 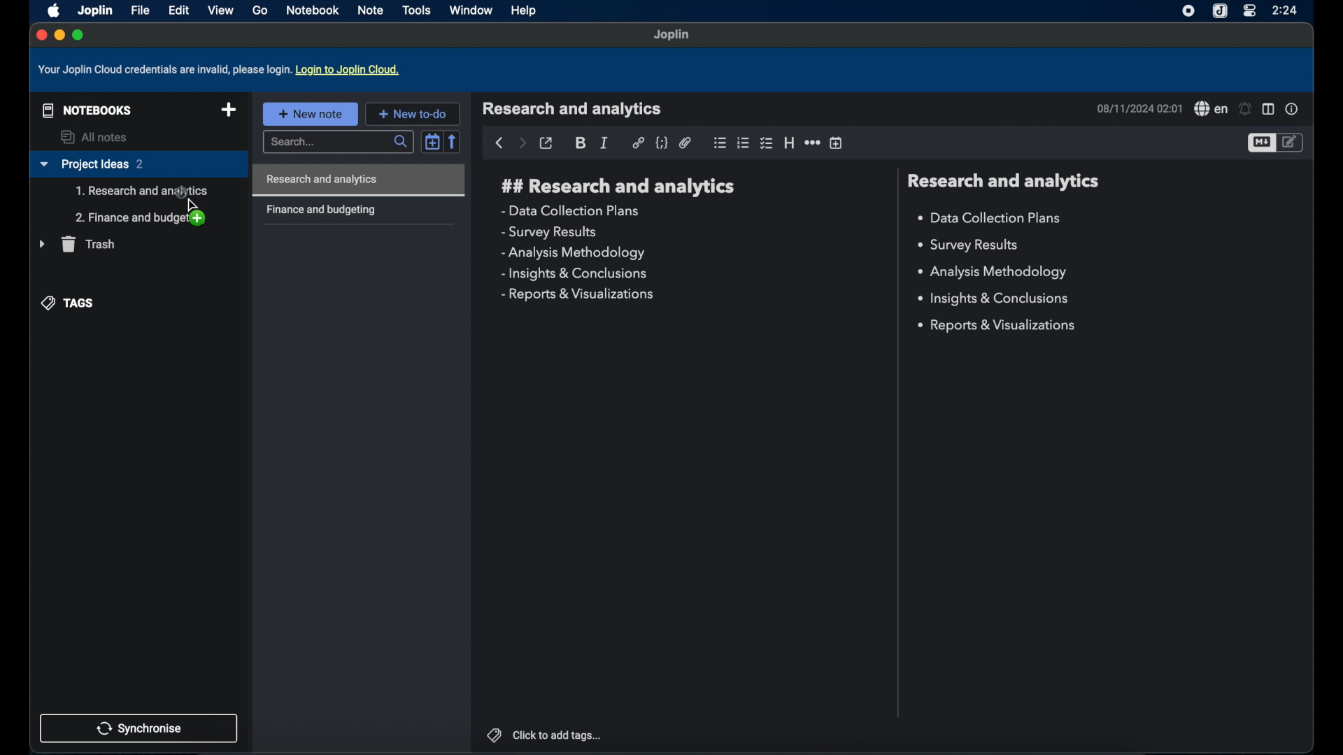 I want to click on research and analytics, so click(x=618, y=187).